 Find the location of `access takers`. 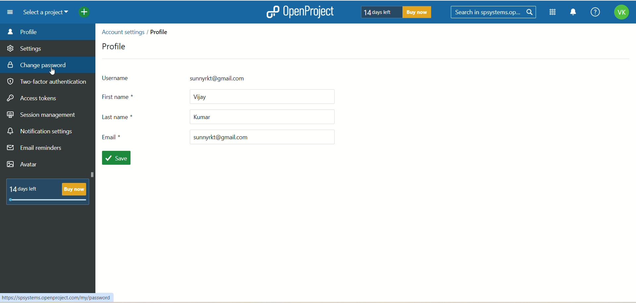

access takers is located at coordinates (35, 99).